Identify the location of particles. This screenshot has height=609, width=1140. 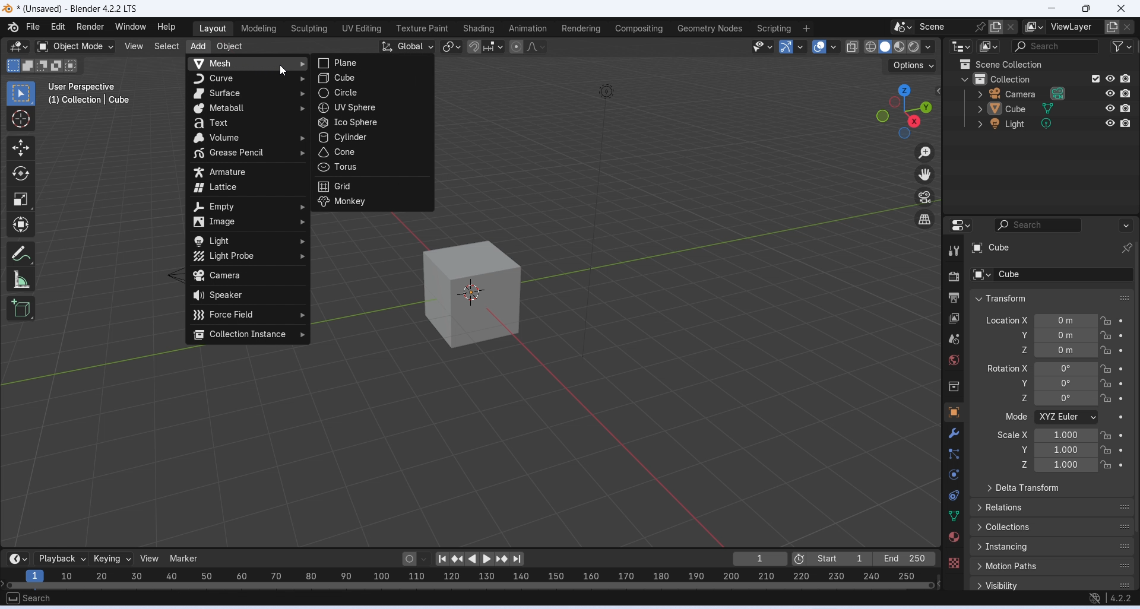
(955, 454).